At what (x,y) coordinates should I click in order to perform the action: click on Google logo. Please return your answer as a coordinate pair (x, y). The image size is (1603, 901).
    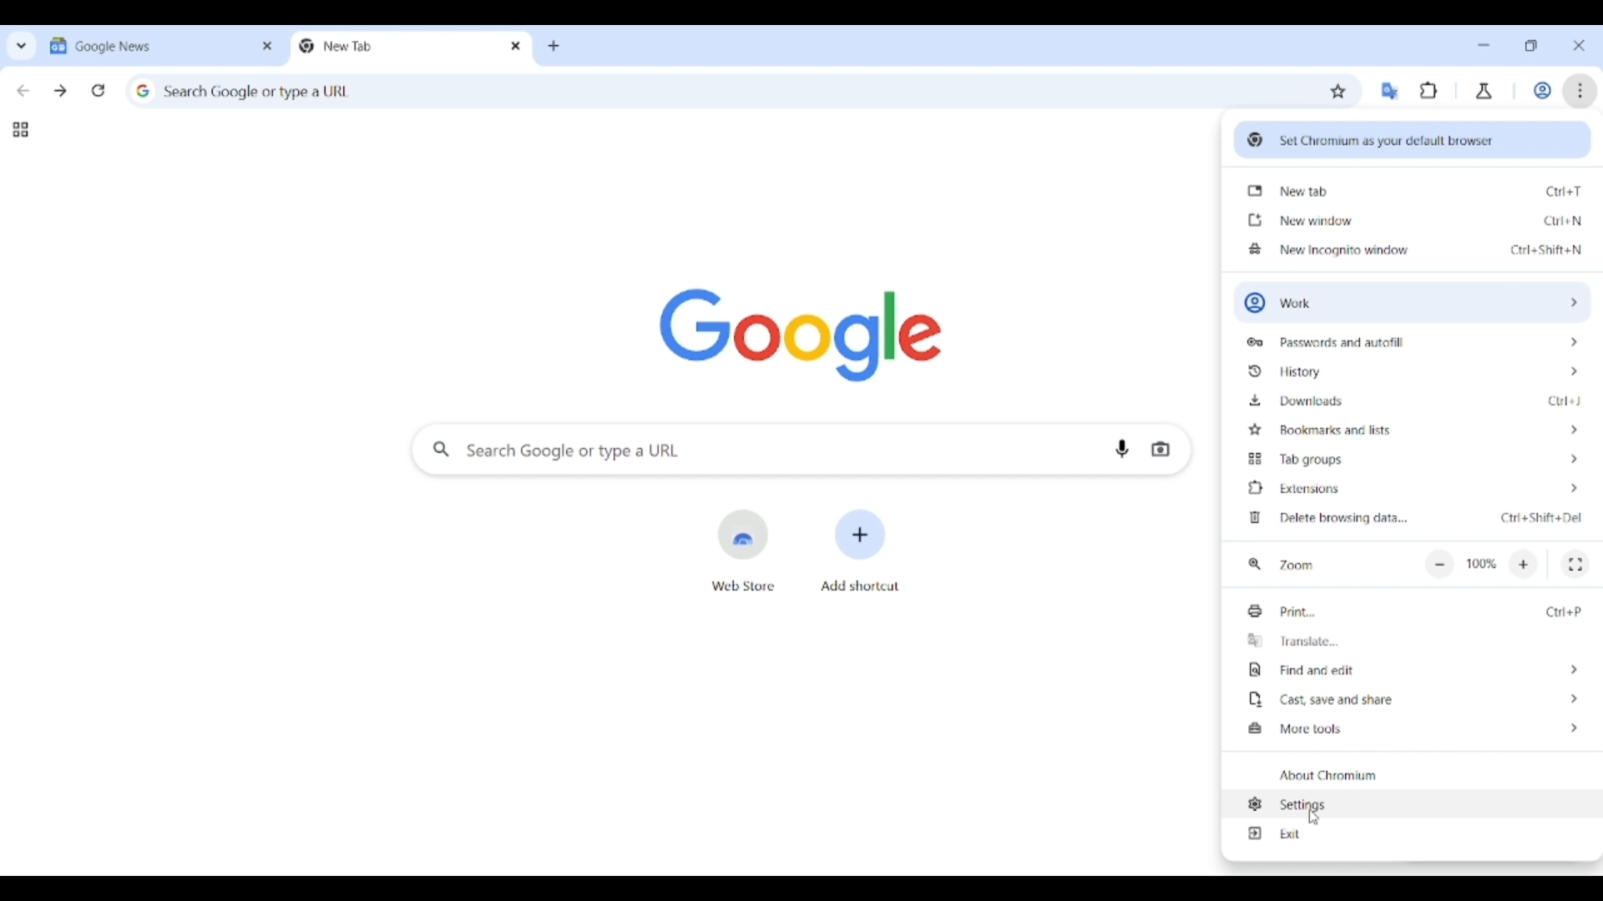
    Looking at the image, I should click on (800, 335).